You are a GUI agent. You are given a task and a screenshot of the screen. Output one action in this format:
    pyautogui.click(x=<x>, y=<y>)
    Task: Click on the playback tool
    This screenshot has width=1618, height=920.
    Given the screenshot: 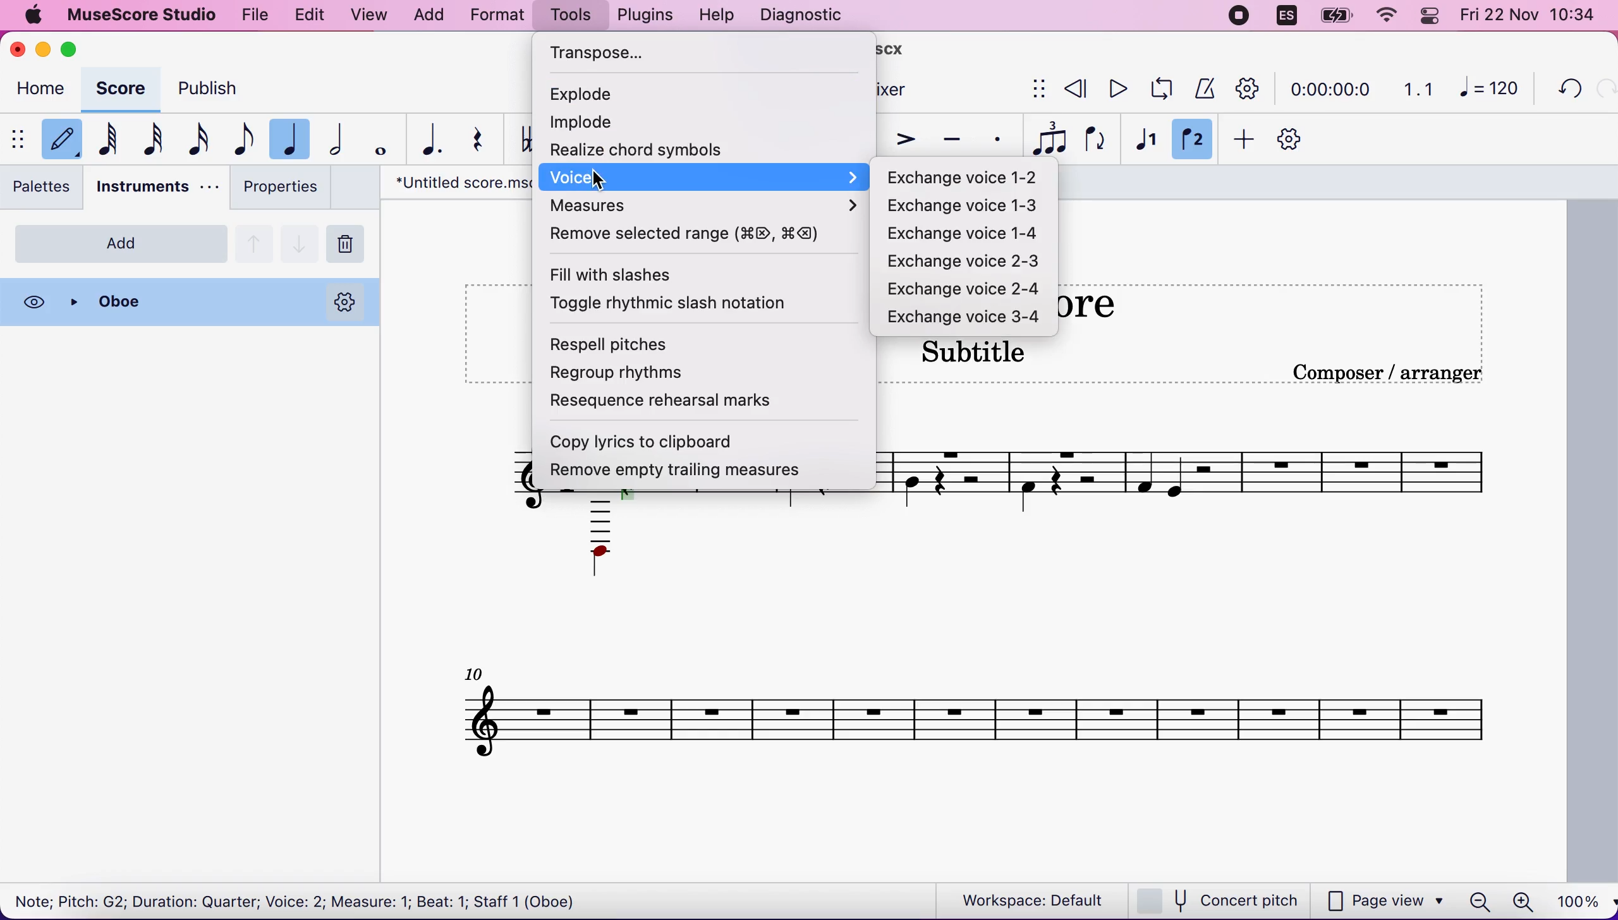 What is the action you would take?
    pyautogui.click(x=1252, y=86)
    